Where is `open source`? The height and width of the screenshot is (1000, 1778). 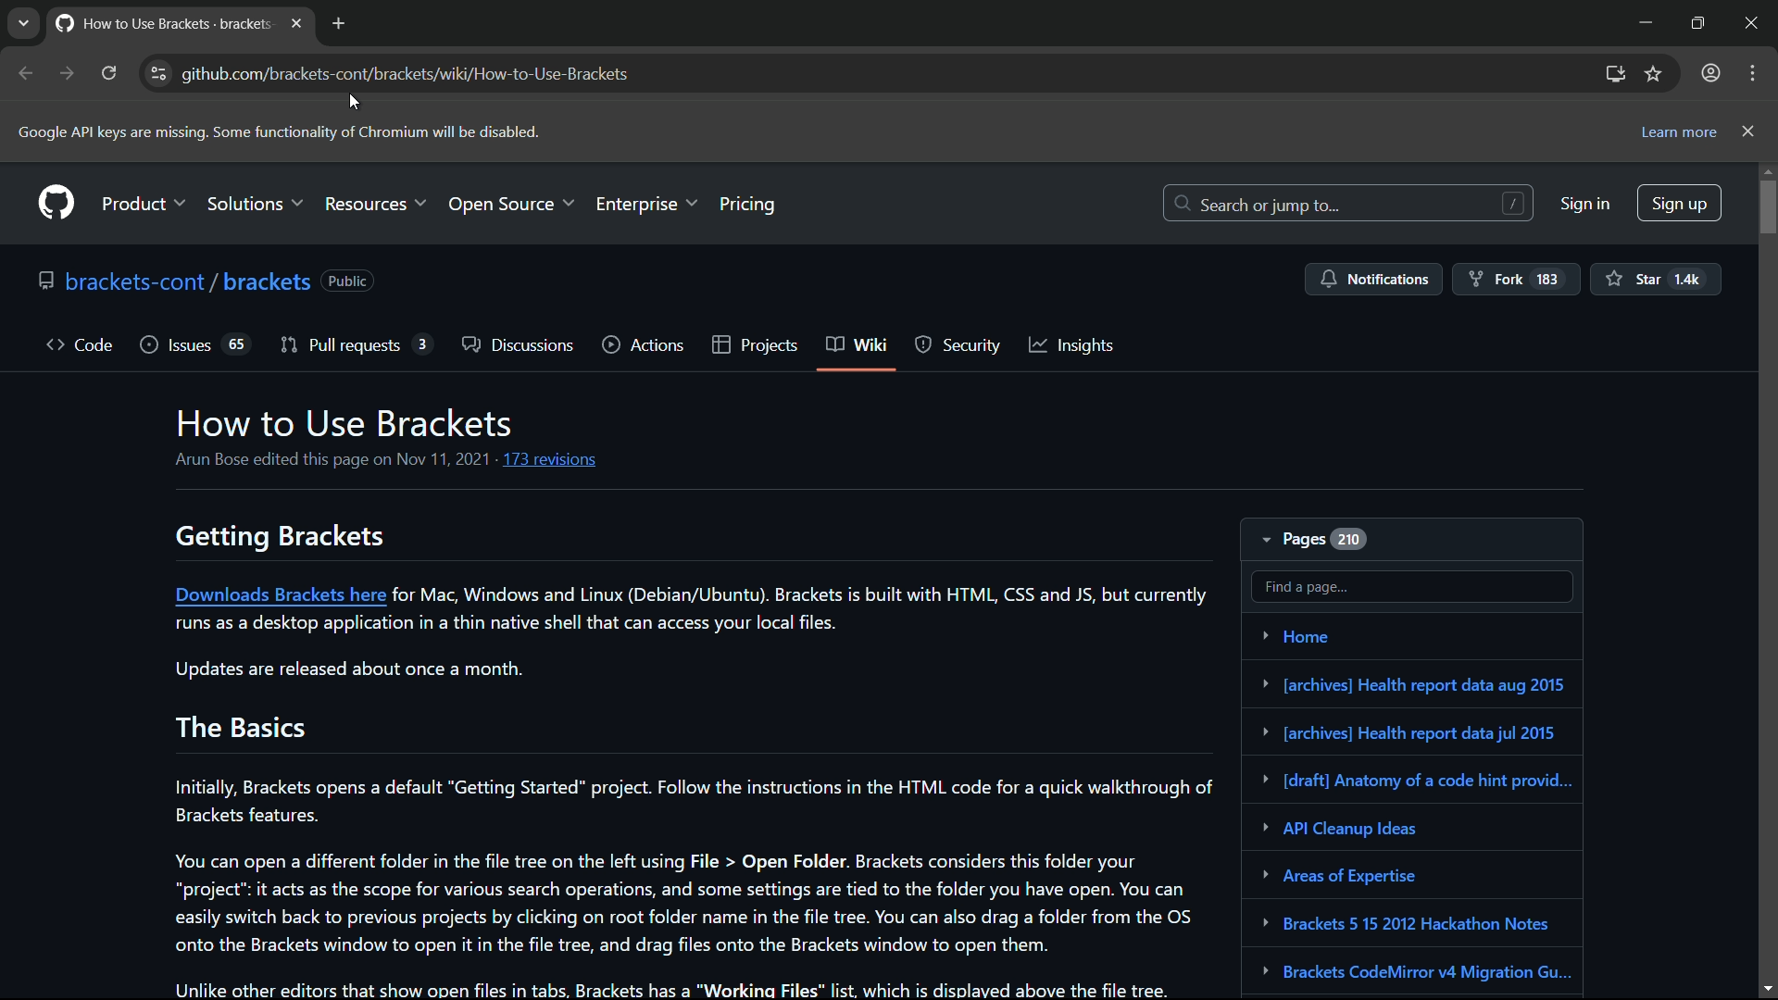 open source is located at coordinates (509, 204).